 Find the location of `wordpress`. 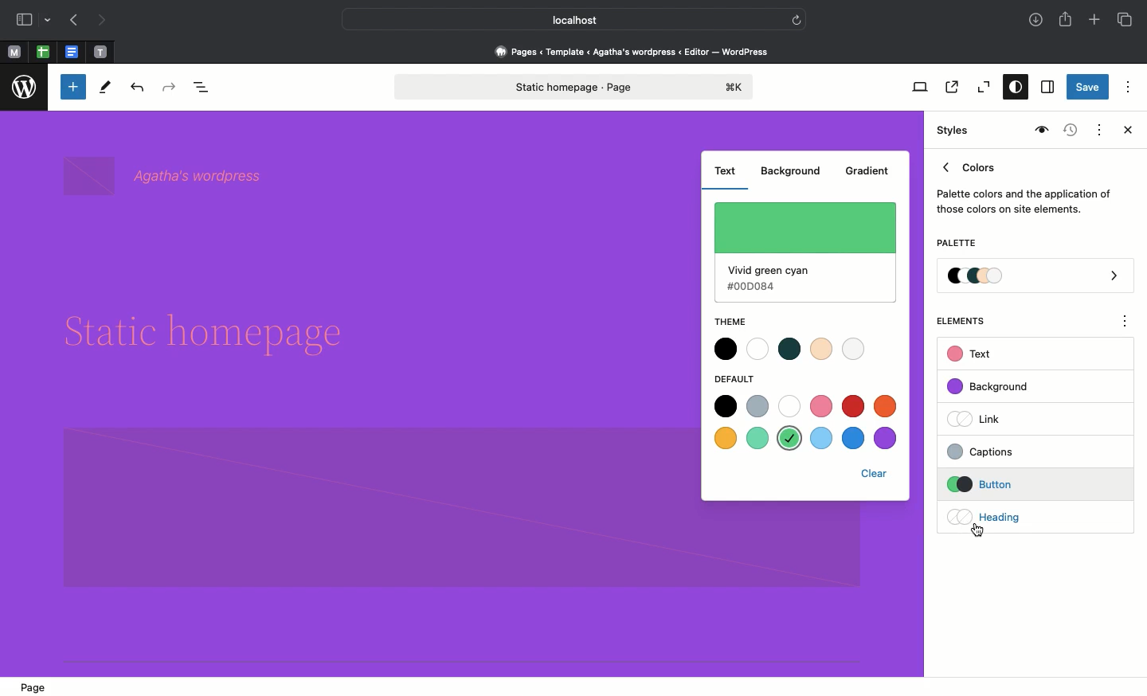

wordpress is located at coordinates (25, 88).